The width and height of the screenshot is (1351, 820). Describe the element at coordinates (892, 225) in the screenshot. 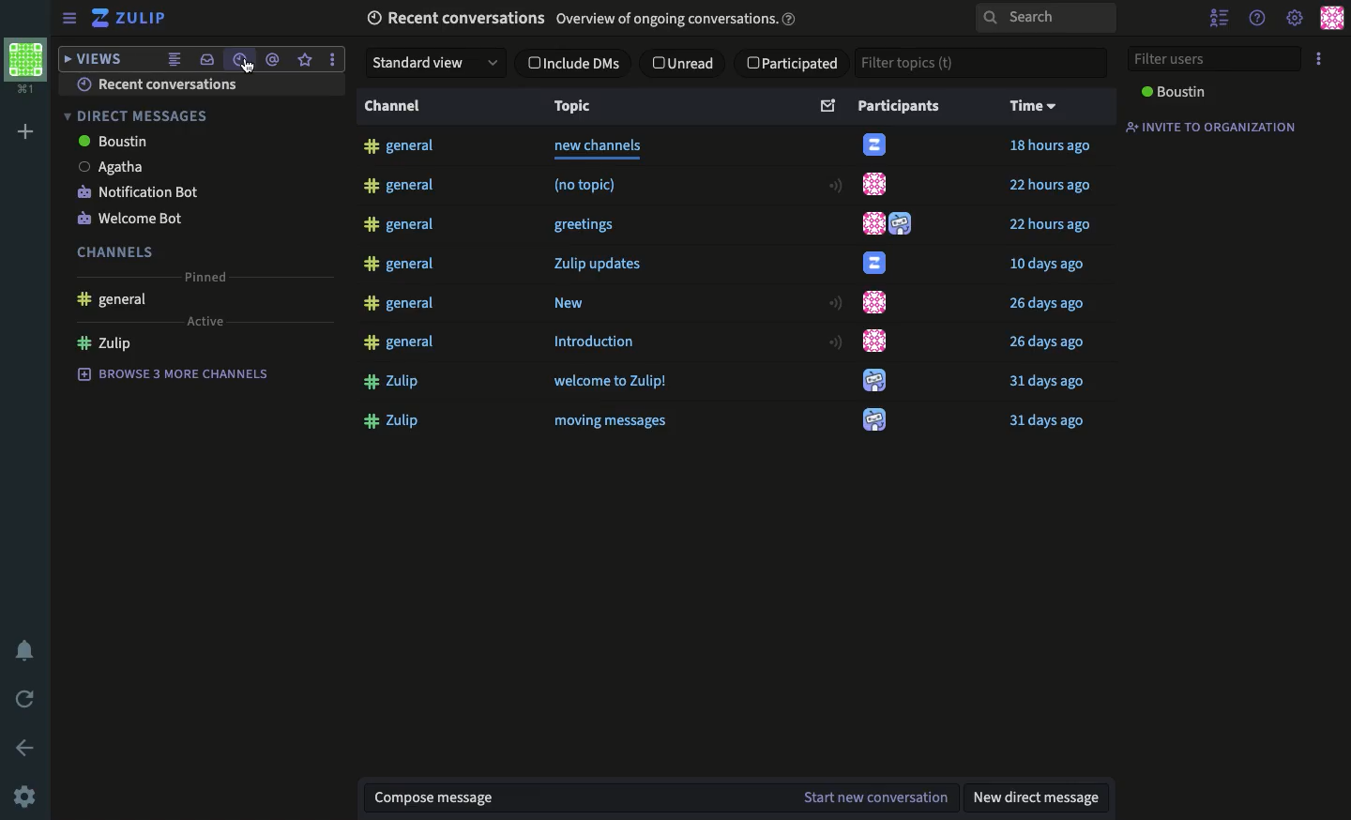

I see `user profiles` at that location.